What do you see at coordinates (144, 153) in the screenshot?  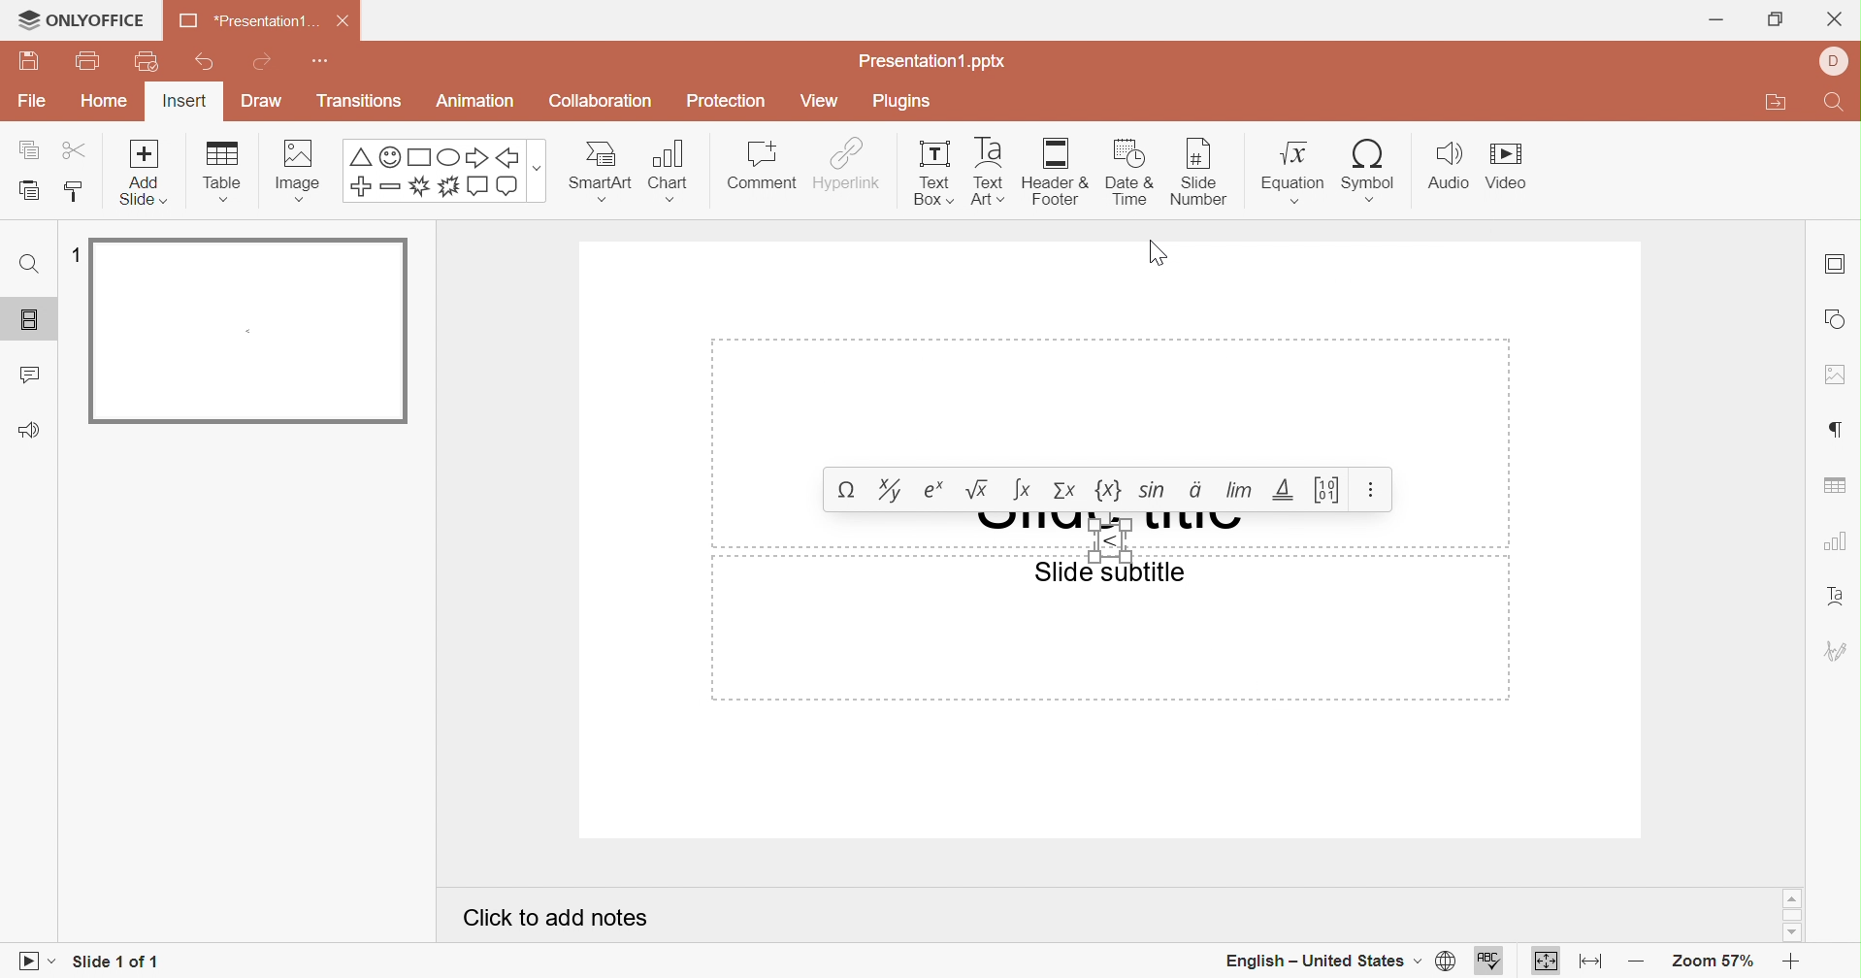 I see `add slide` at bounding box center [144, 153].